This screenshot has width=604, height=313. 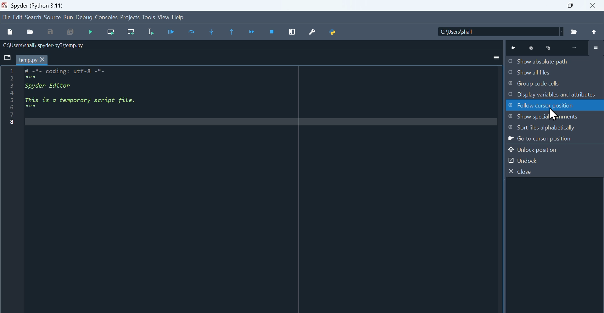 What do you see at coordinates (179, 17) in the screenshot?
I see `help` at bounding box center [179, 17].